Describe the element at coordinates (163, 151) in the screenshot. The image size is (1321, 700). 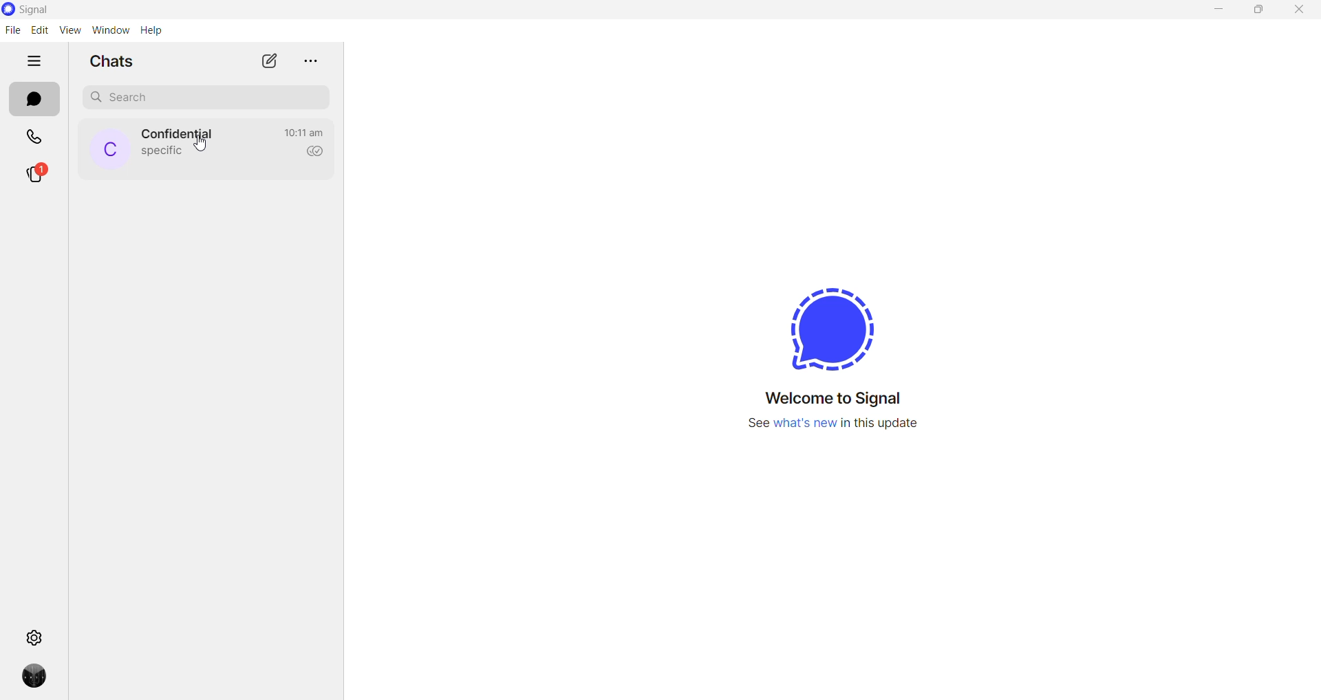
I see `last message` at that location.